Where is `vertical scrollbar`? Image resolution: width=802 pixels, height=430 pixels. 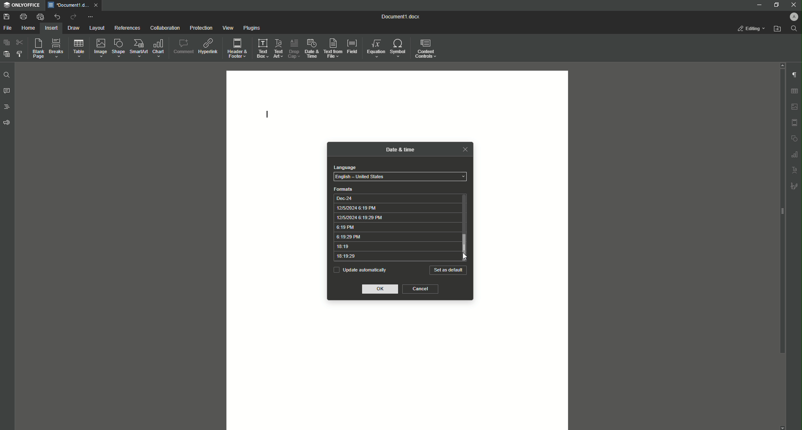
vertical scrollbar is located at coordinates (468, 247).